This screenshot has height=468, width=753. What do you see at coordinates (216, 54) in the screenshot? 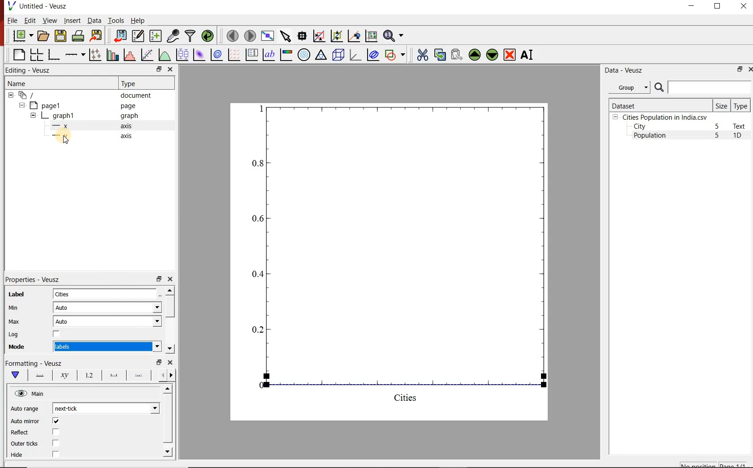
I see `plot a 2d dataset as contours` at bounding box center [216, 54].